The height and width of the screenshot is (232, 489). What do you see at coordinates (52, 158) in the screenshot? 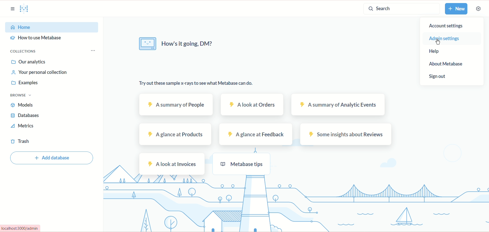
I see `add database` at bounding box center [52, 158].